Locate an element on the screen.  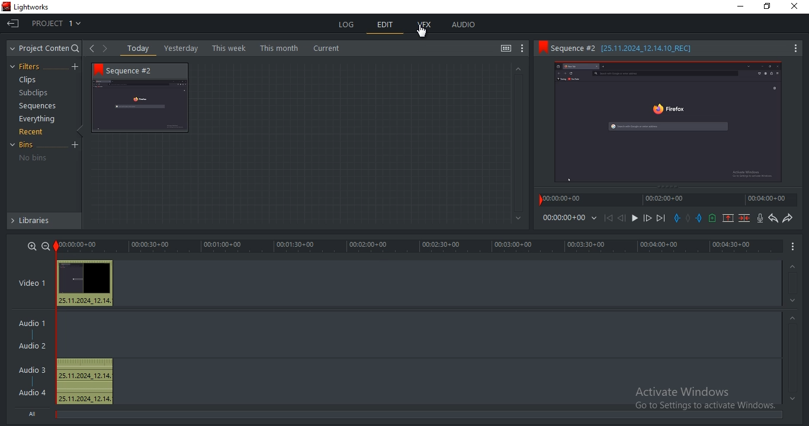
libraries is located at coordinates (44, 221).